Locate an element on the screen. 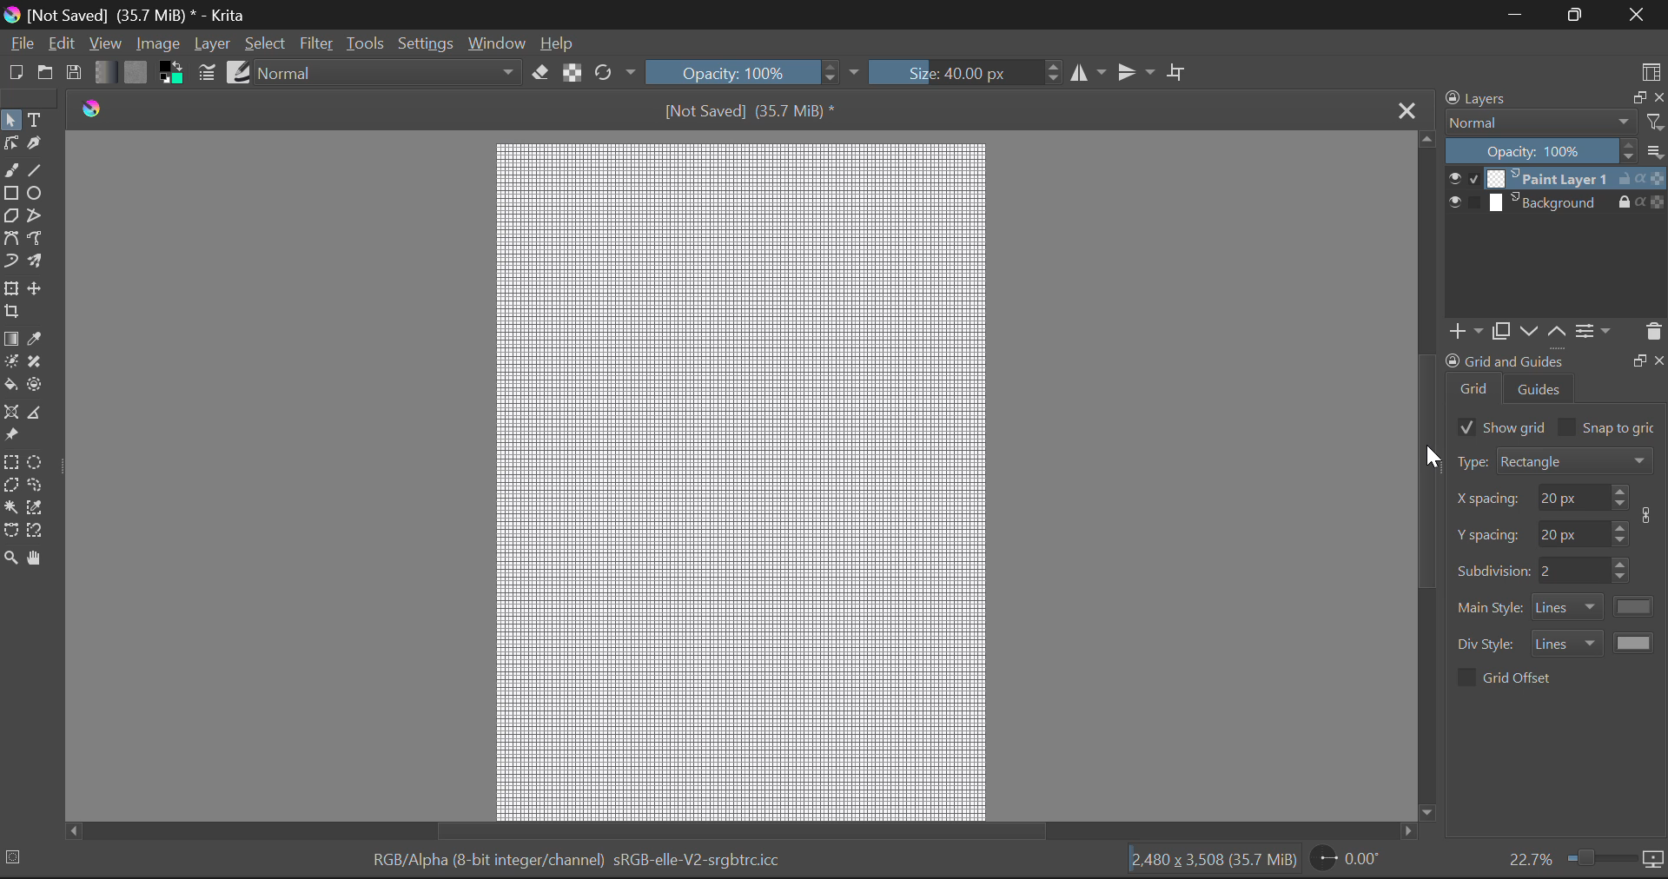 The width and height of the screenshot is (1668, 879). div style is located at coordinates (1488, 644).